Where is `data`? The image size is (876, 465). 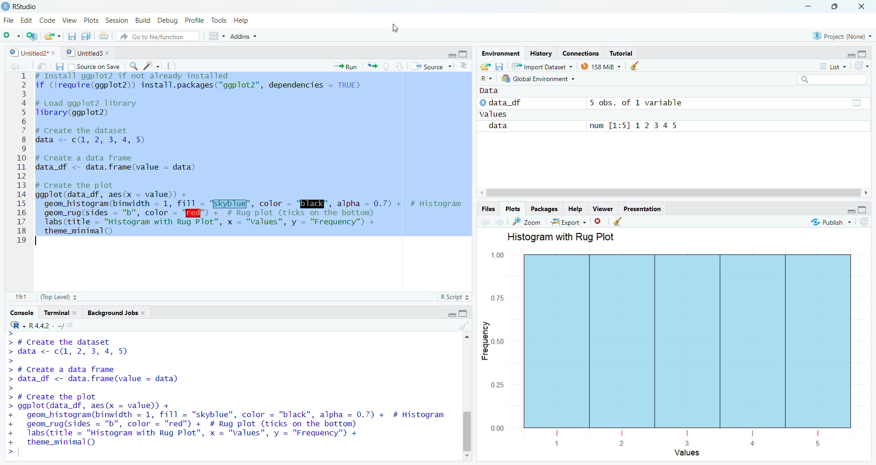
data is located at coordinates (497, 90).